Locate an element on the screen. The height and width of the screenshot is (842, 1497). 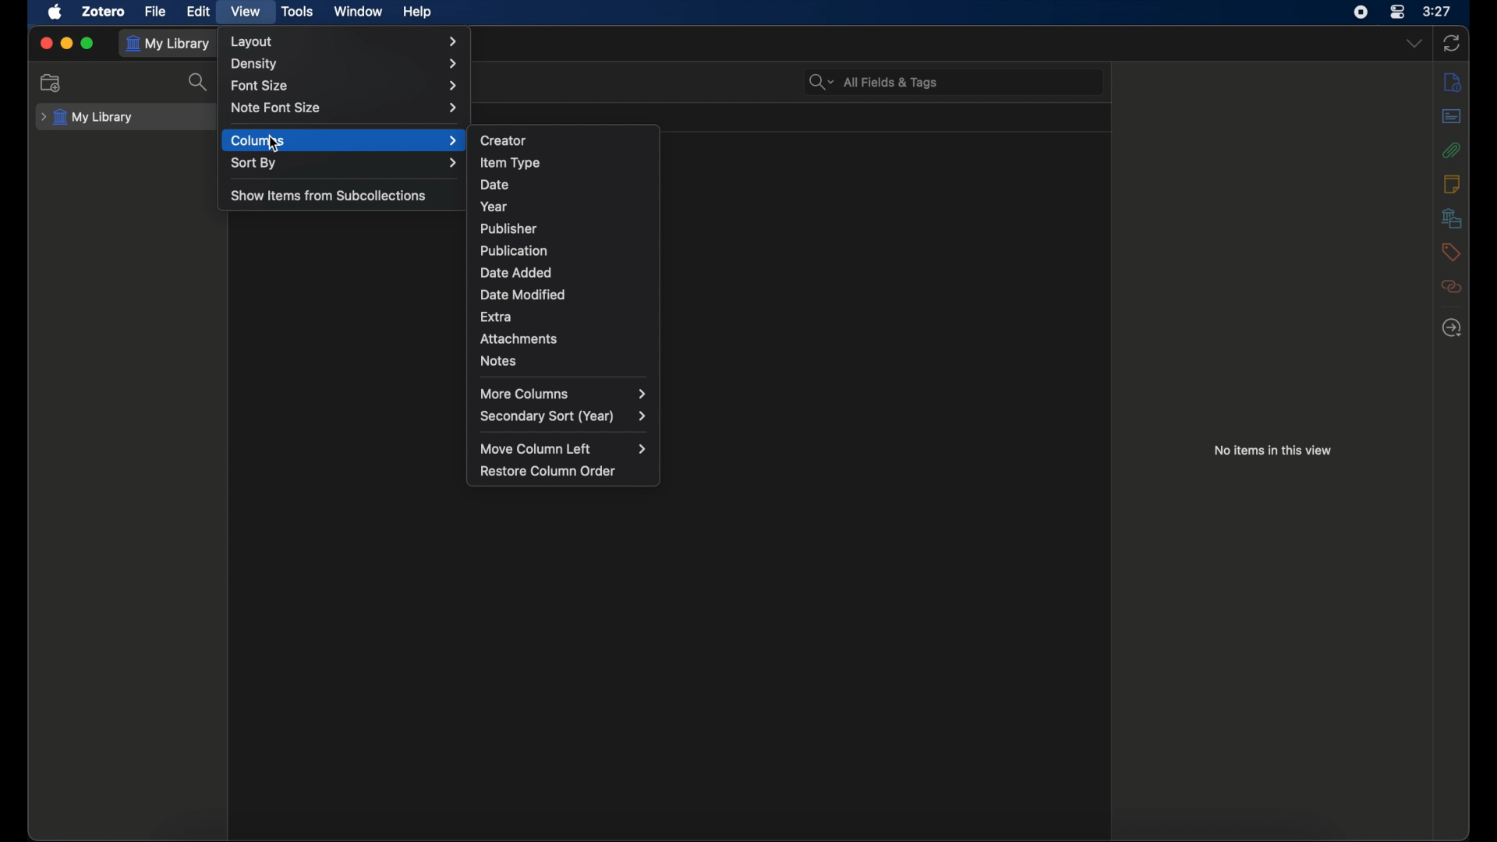
notes is located at coordinates (499, 360).